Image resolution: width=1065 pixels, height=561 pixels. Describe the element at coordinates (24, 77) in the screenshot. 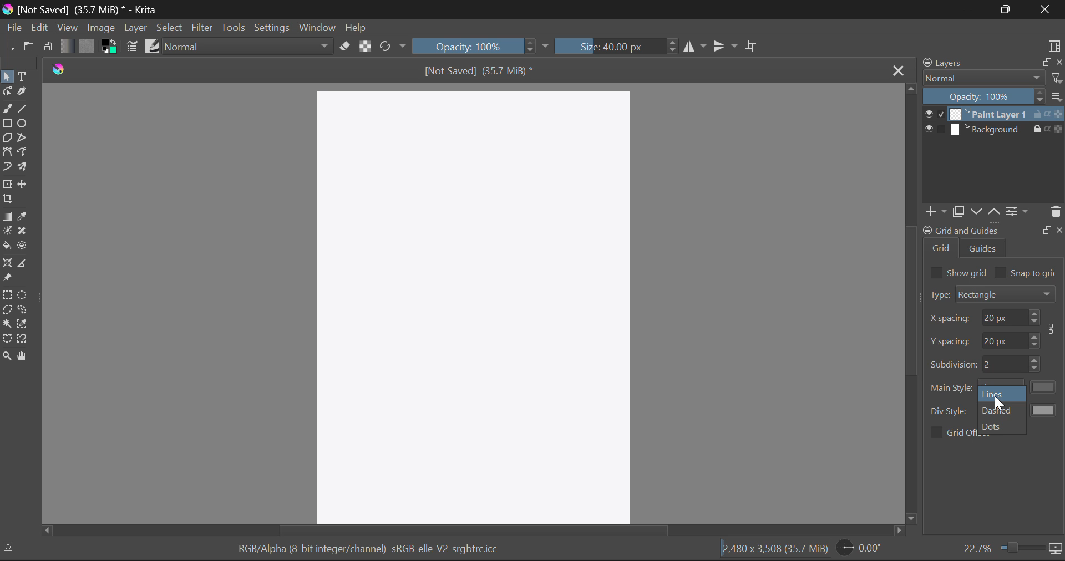

I see `Text` at that location.